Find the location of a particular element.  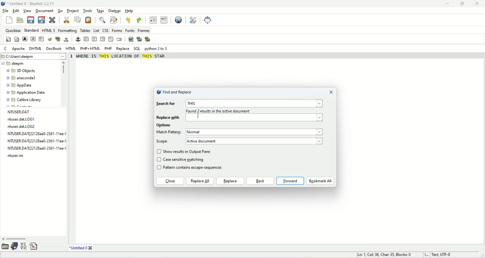

list is located at coordinates (96, 30).